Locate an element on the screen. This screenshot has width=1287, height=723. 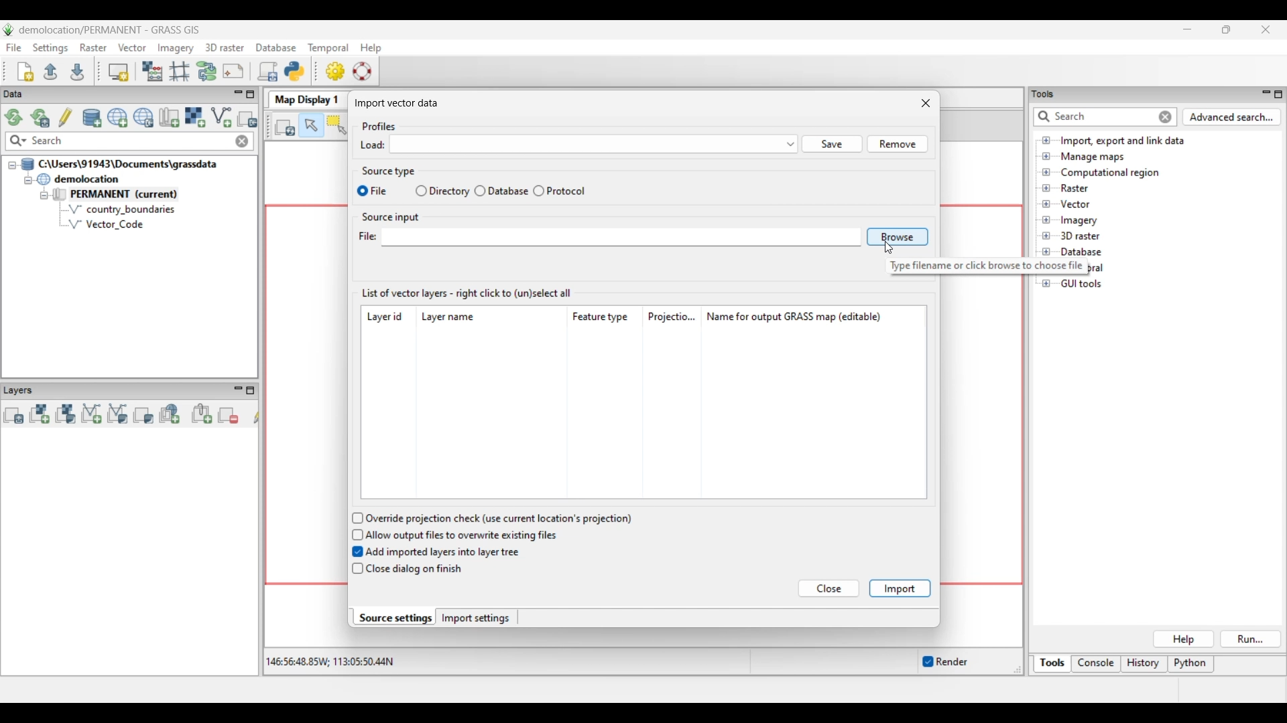
Click to open GUI tools is located at coordinates (1046, 284).